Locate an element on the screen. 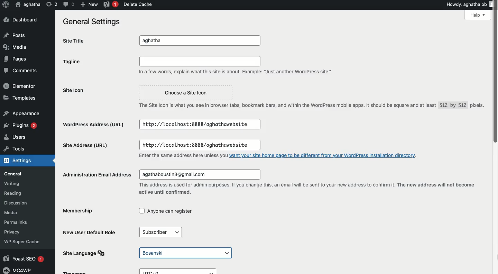 The width and height of the screenshot is (498, 274). Tagline is located at coordinates (74, 62).